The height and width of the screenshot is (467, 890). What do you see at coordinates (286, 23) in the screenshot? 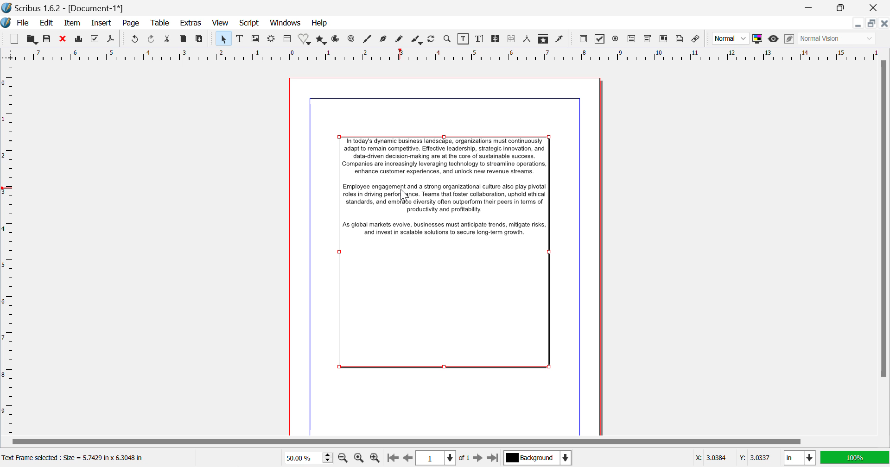
I see `Windows` at bounding box center [286, 23].